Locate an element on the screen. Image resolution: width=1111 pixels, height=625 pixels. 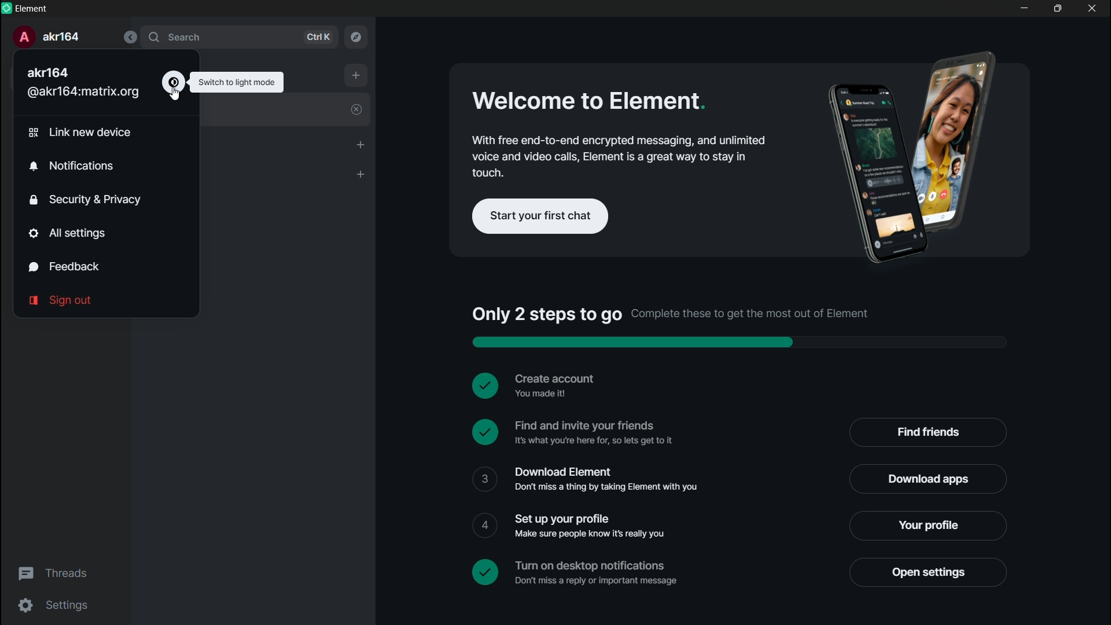
feedback is located at coordinates (64, 267).